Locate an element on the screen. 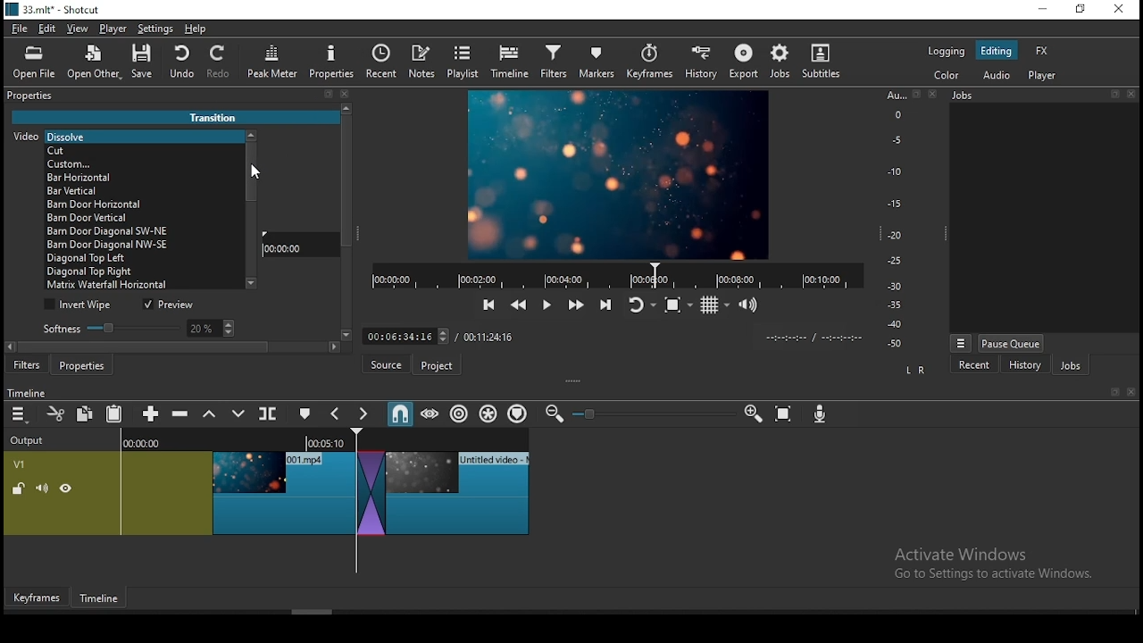  Transition is located at coordinates (220, 115).